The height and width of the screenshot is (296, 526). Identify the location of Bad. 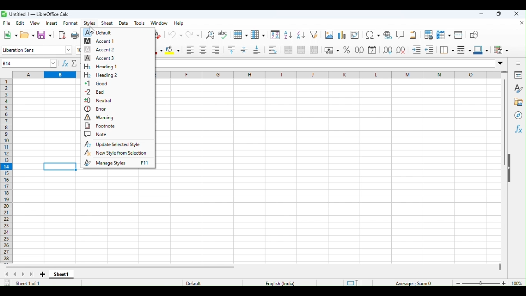
(98, 92).